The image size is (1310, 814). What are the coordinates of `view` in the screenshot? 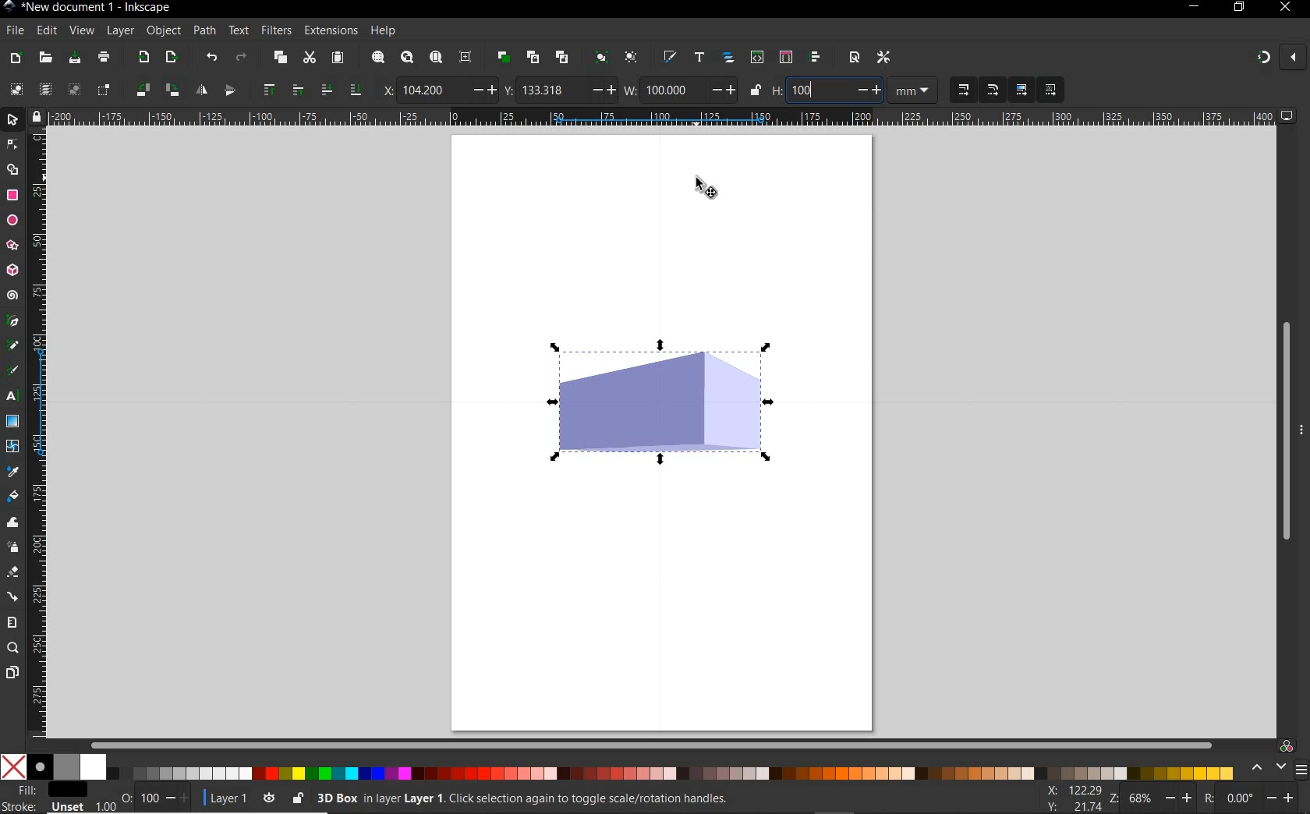 It's located at (81, 31).